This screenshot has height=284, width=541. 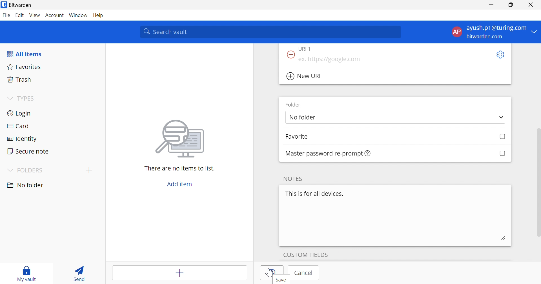 What do you see at coordinates (180, 168) in the screenshot?
I see `There are no items to list.` at bounding box center [180, 168].